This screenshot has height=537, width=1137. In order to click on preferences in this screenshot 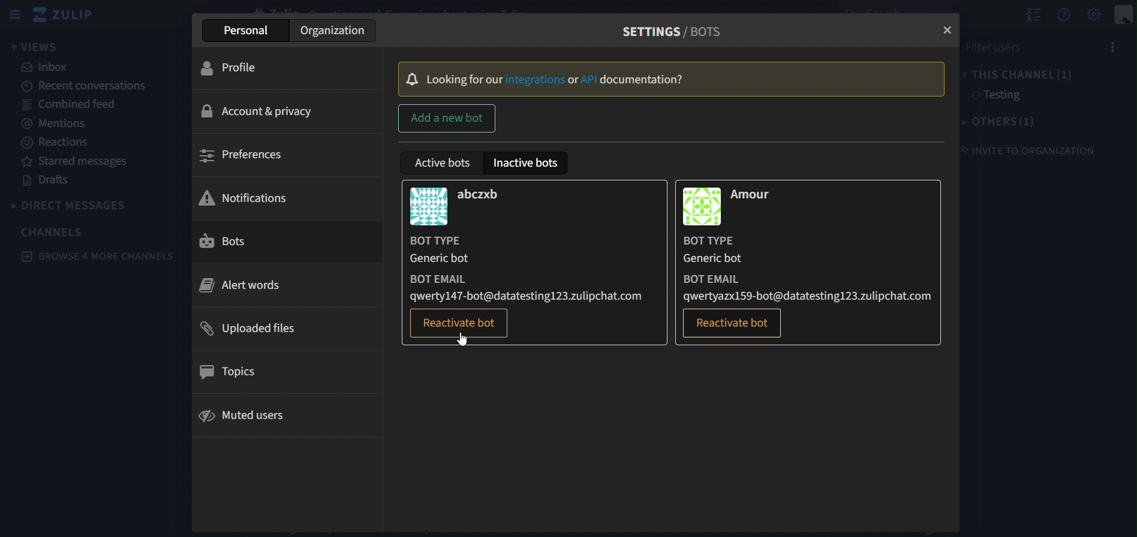, I will do `click(245, 156)`.